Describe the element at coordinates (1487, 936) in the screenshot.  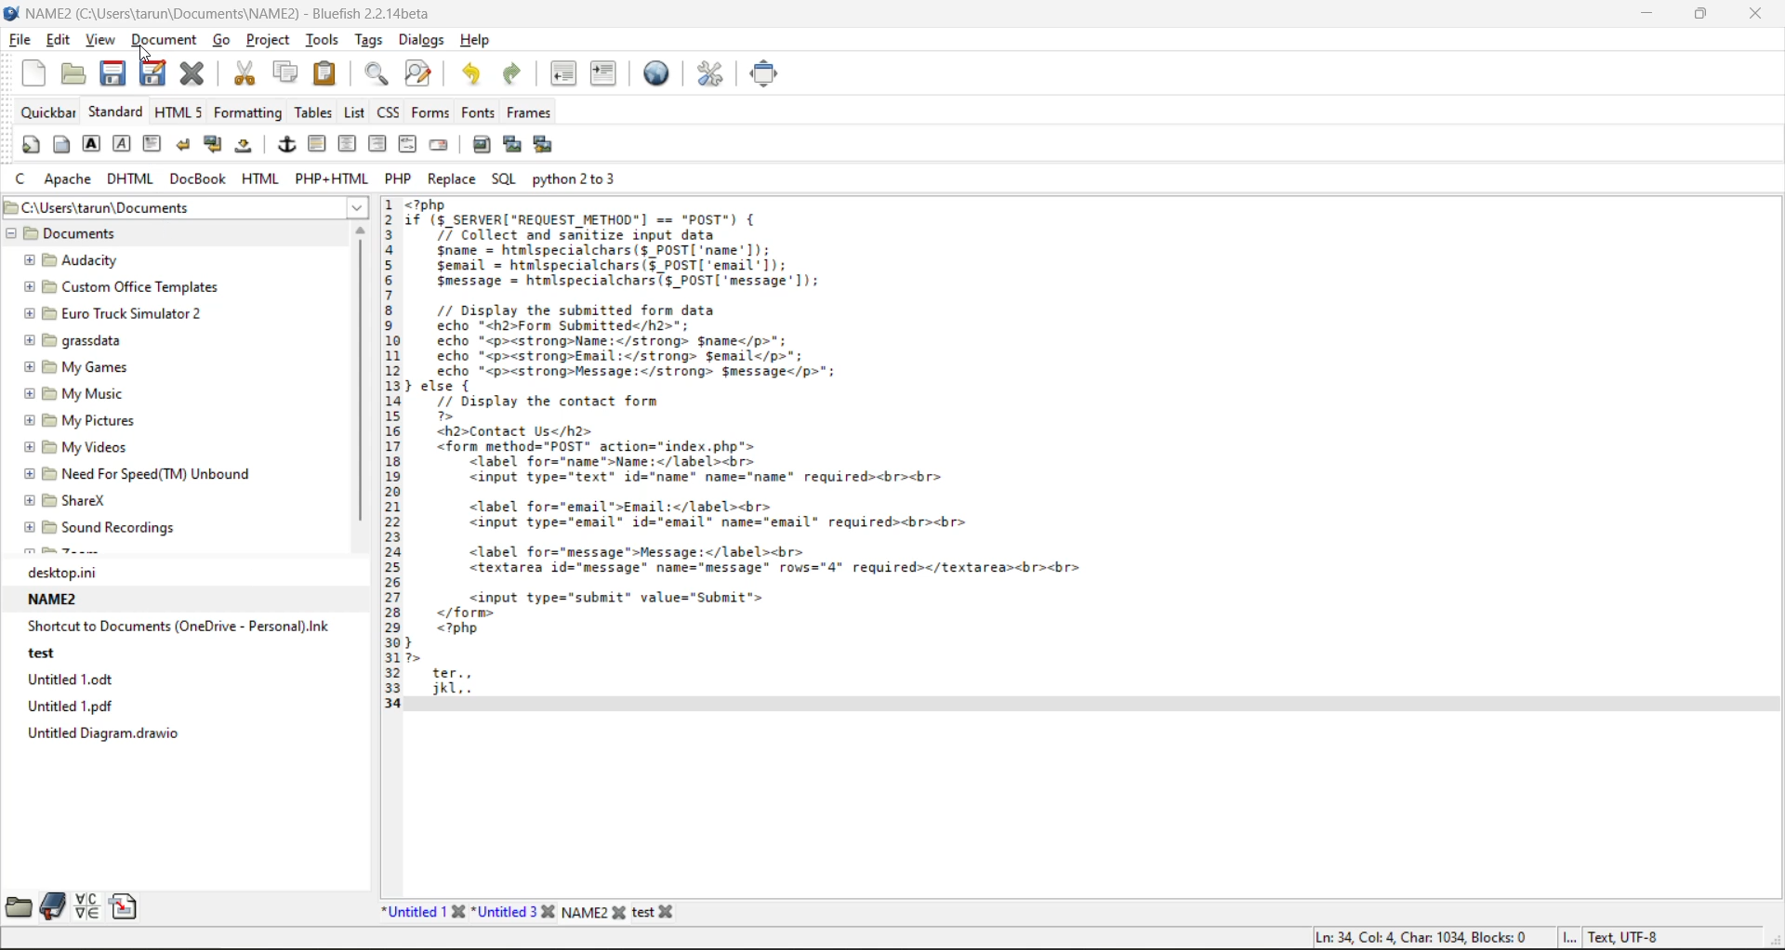
I see `metadata` at that location.